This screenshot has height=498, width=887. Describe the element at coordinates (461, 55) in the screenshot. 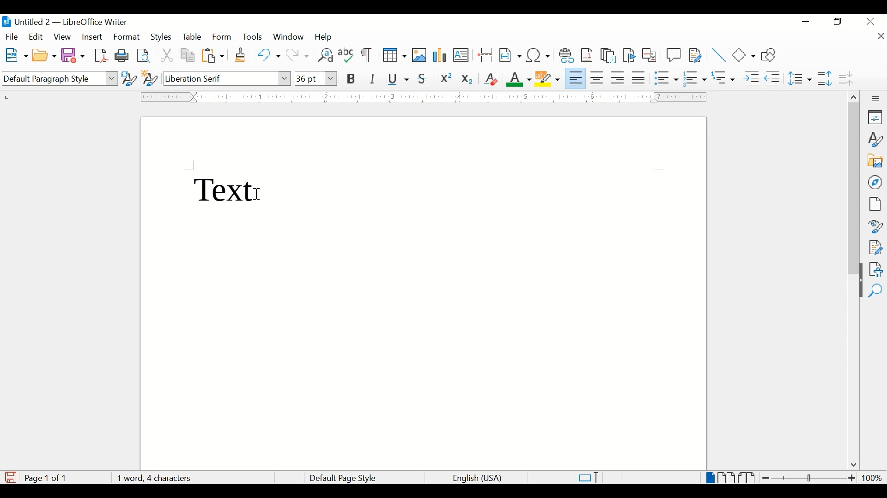

I see `insert text box` at that location.